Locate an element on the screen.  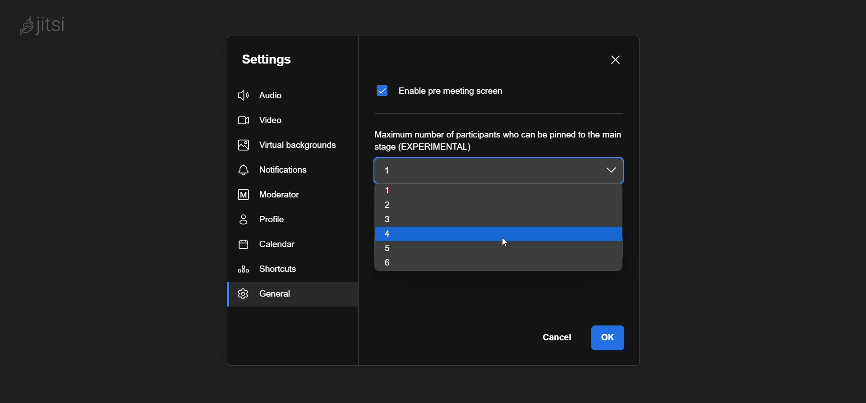
number of participants dropdown is located at coordinates (611, 171).